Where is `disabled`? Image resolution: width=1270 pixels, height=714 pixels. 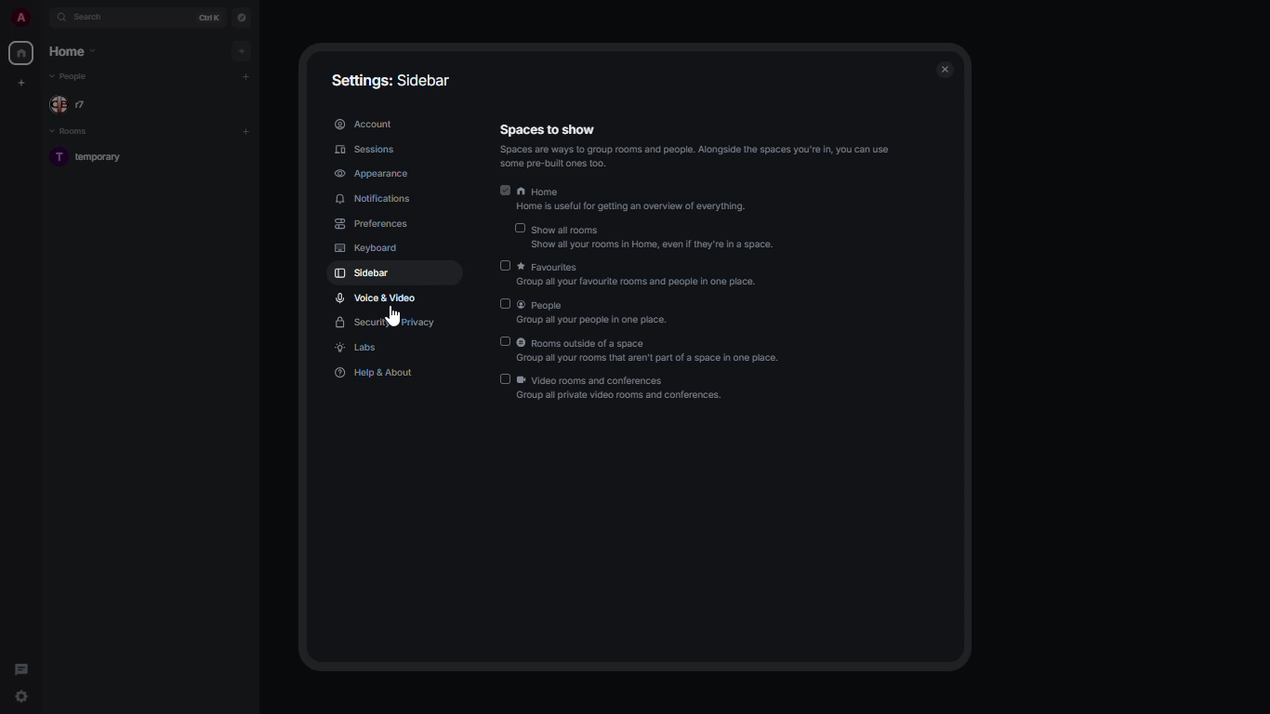 disabled is located at coordinates (505, 265).